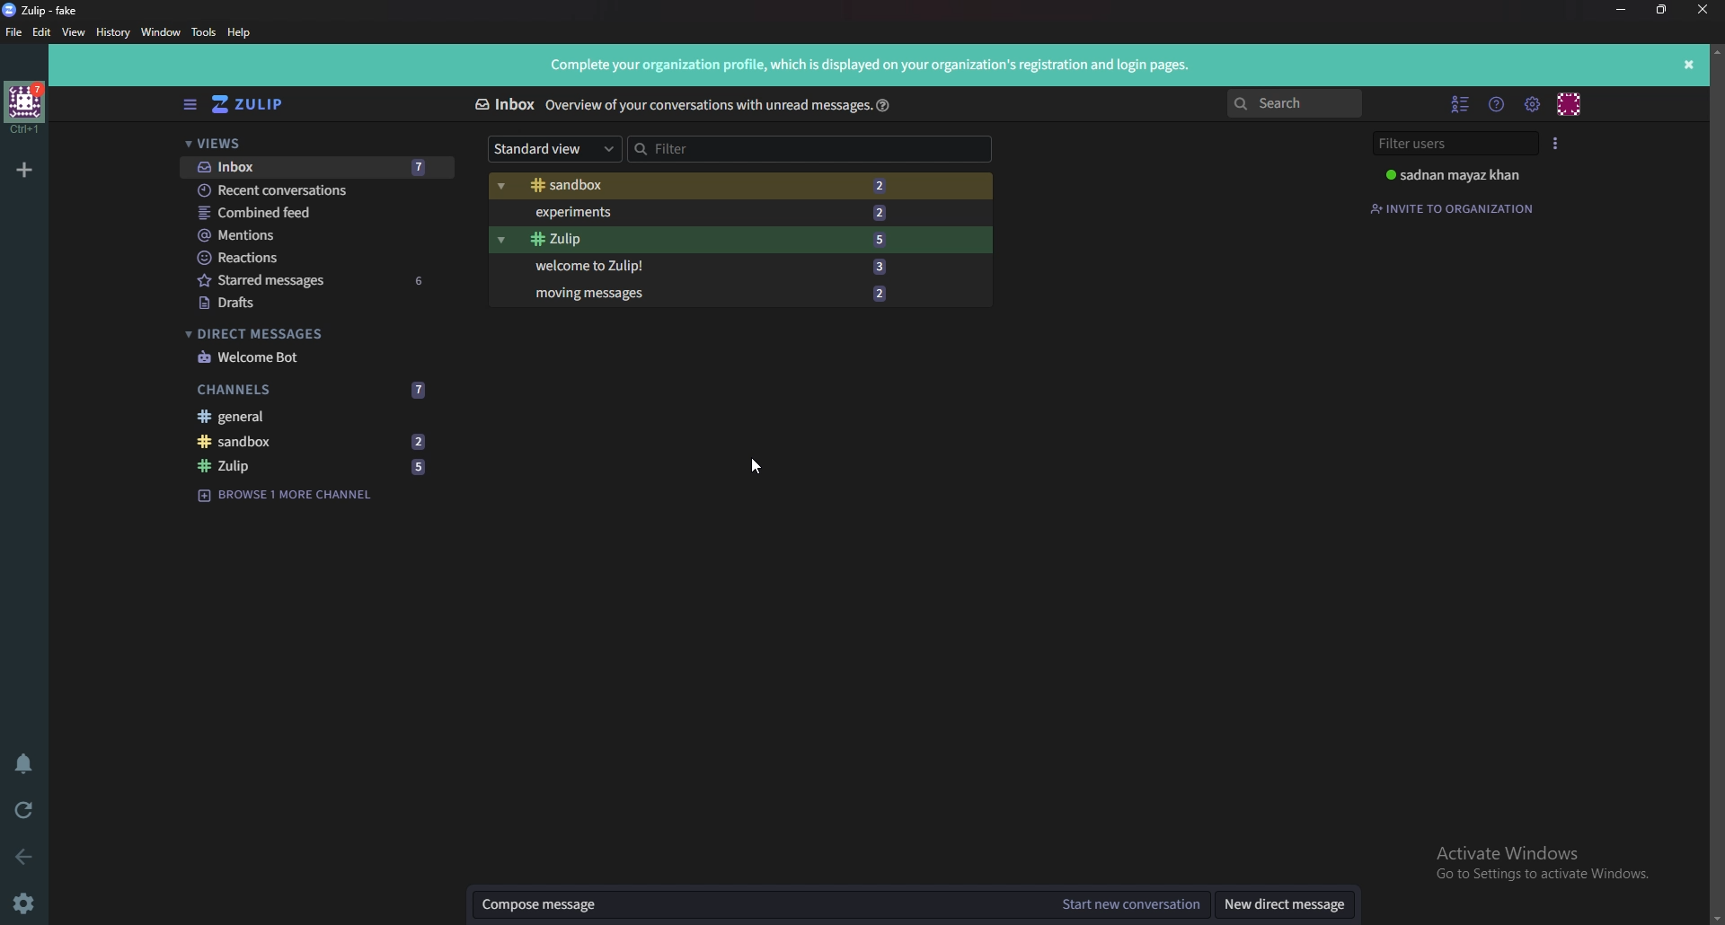 The height and width of the screenshot is (925, 1725). What do you see at coordinates (22, 811) in the screenshot?
I see `Reload` at bounding box center [22, 811].